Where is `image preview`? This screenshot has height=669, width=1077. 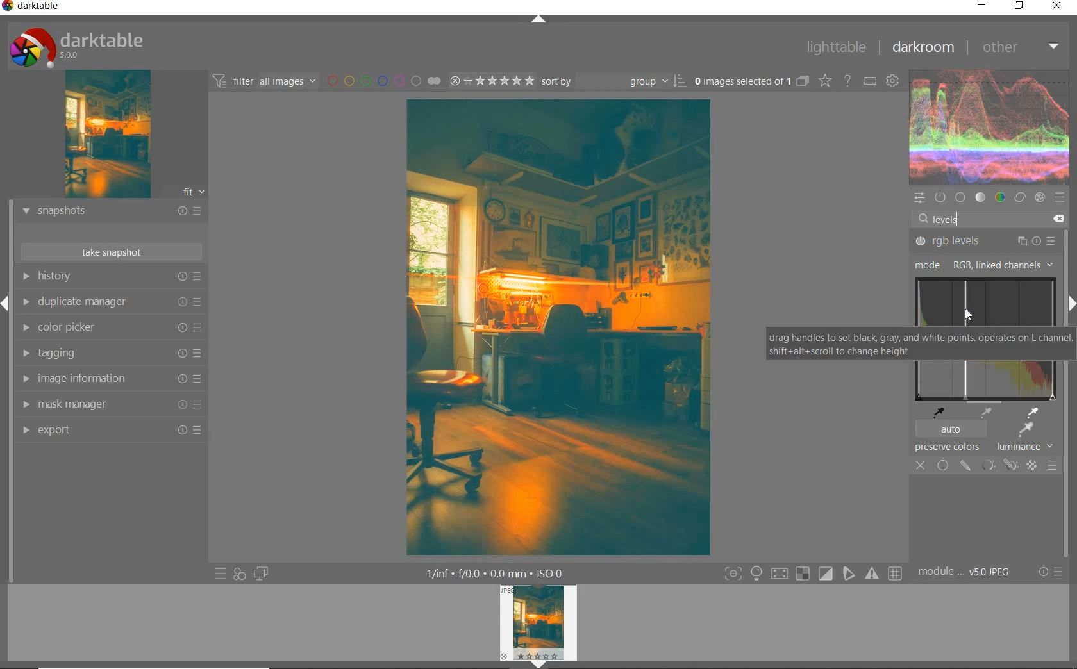
image preview is located at coordinates (538, 627).